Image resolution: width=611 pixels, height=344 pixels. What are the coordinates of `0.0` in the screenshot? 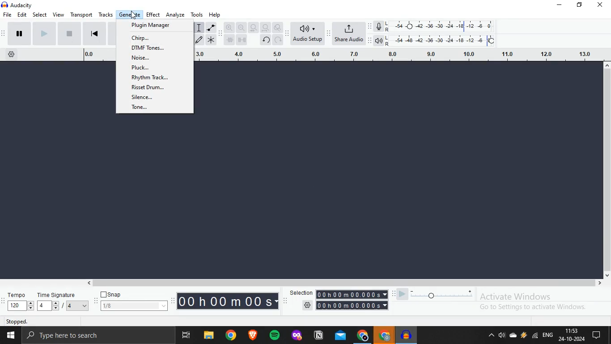 It's located at (96, 56).